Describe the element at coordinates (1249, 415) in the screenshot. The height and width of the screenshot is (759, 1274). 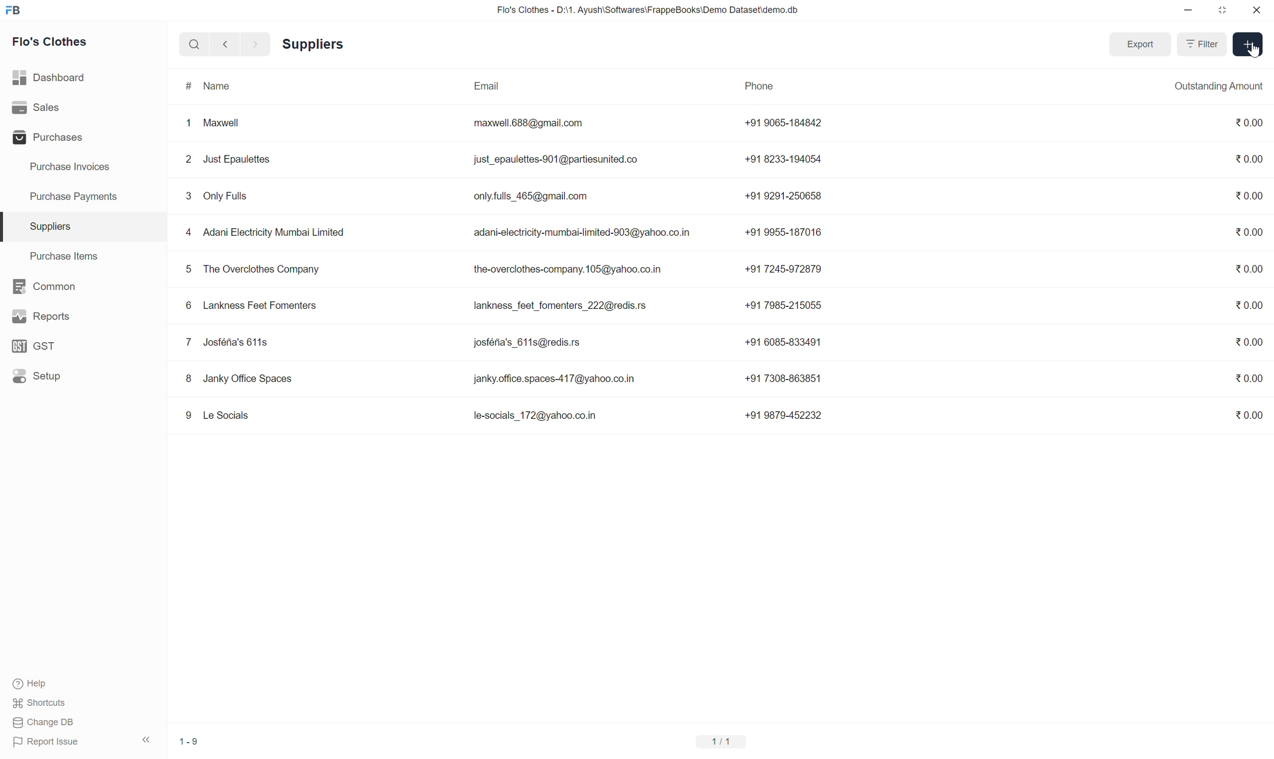
I see `0.00` at that location.